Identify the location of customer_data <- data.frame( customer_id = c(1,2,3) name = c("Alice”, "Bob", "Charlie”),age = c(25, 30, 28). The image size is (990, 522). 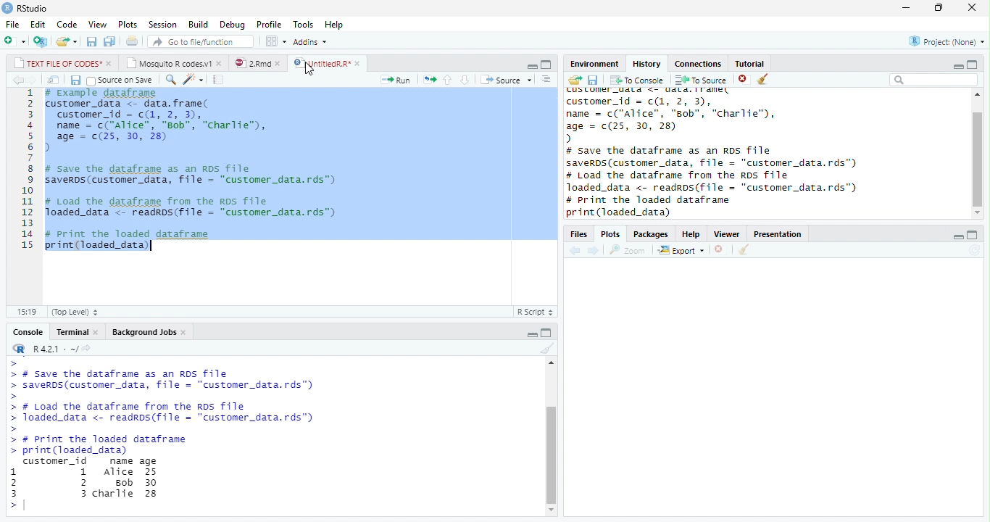
(675, 115).